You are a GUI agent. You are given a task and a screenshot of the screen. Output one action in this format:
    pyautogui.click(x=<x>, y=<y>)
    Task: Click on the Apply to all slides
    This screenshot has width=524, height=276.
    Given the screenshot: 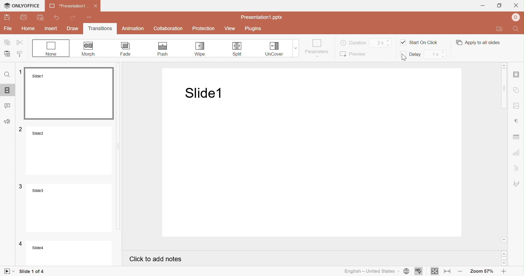 What is the action you would take?
    pyautogui.click(x=479, y=42)
    